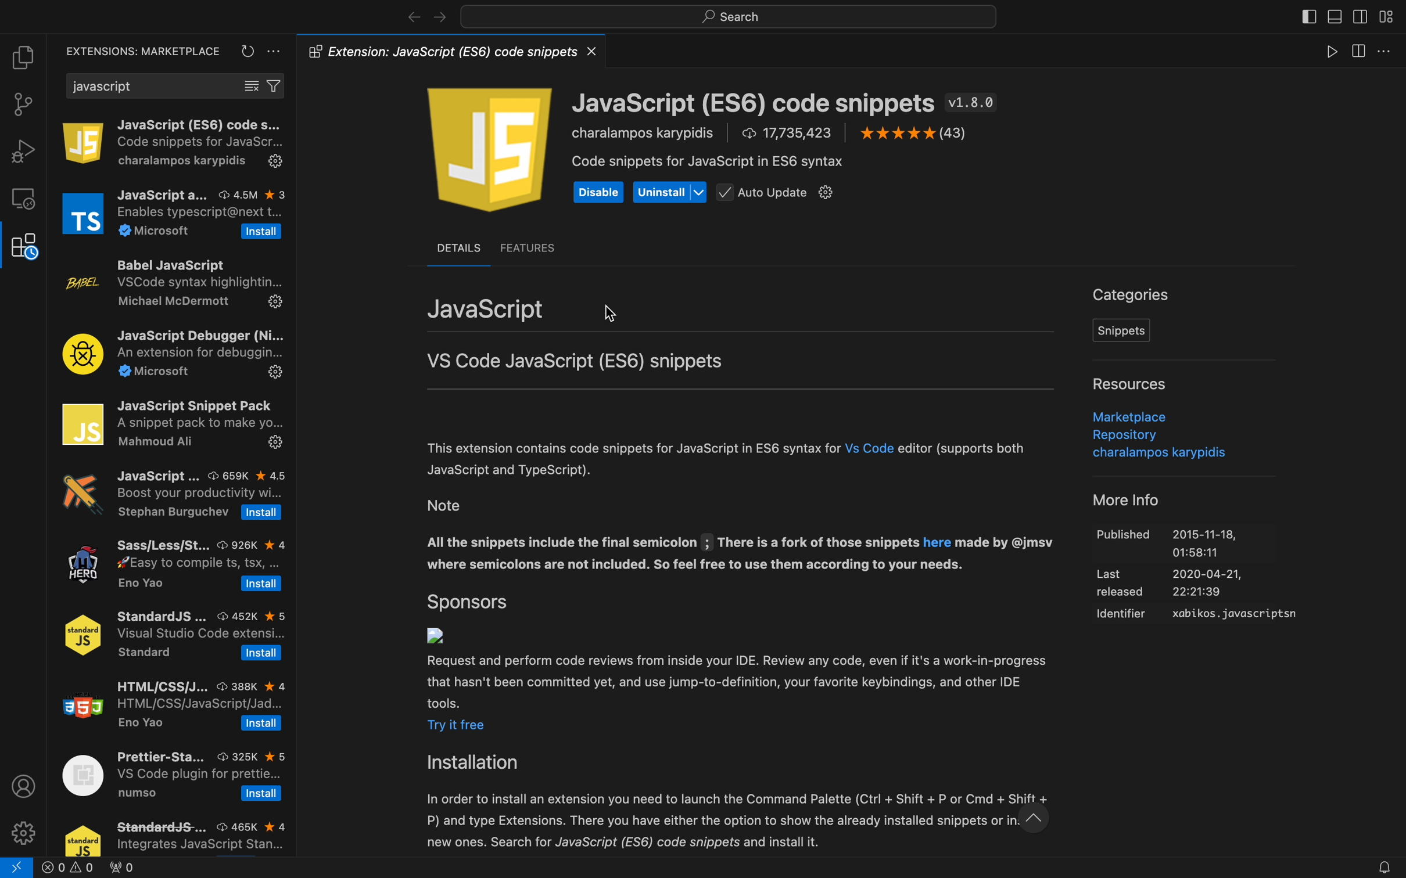  What do you see at coordinates (440, 634) in the screenshot?
I see `no icon` at bounding box center [440, 634].